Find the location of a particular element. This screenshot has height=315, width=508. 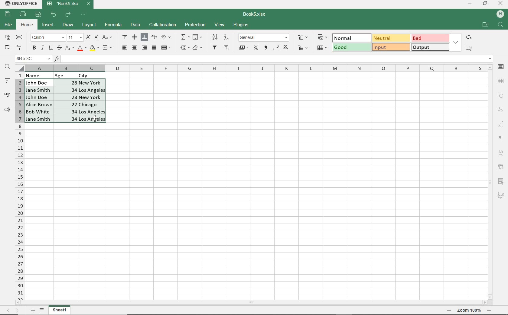

GOOD is located at coordinates (351, 48).